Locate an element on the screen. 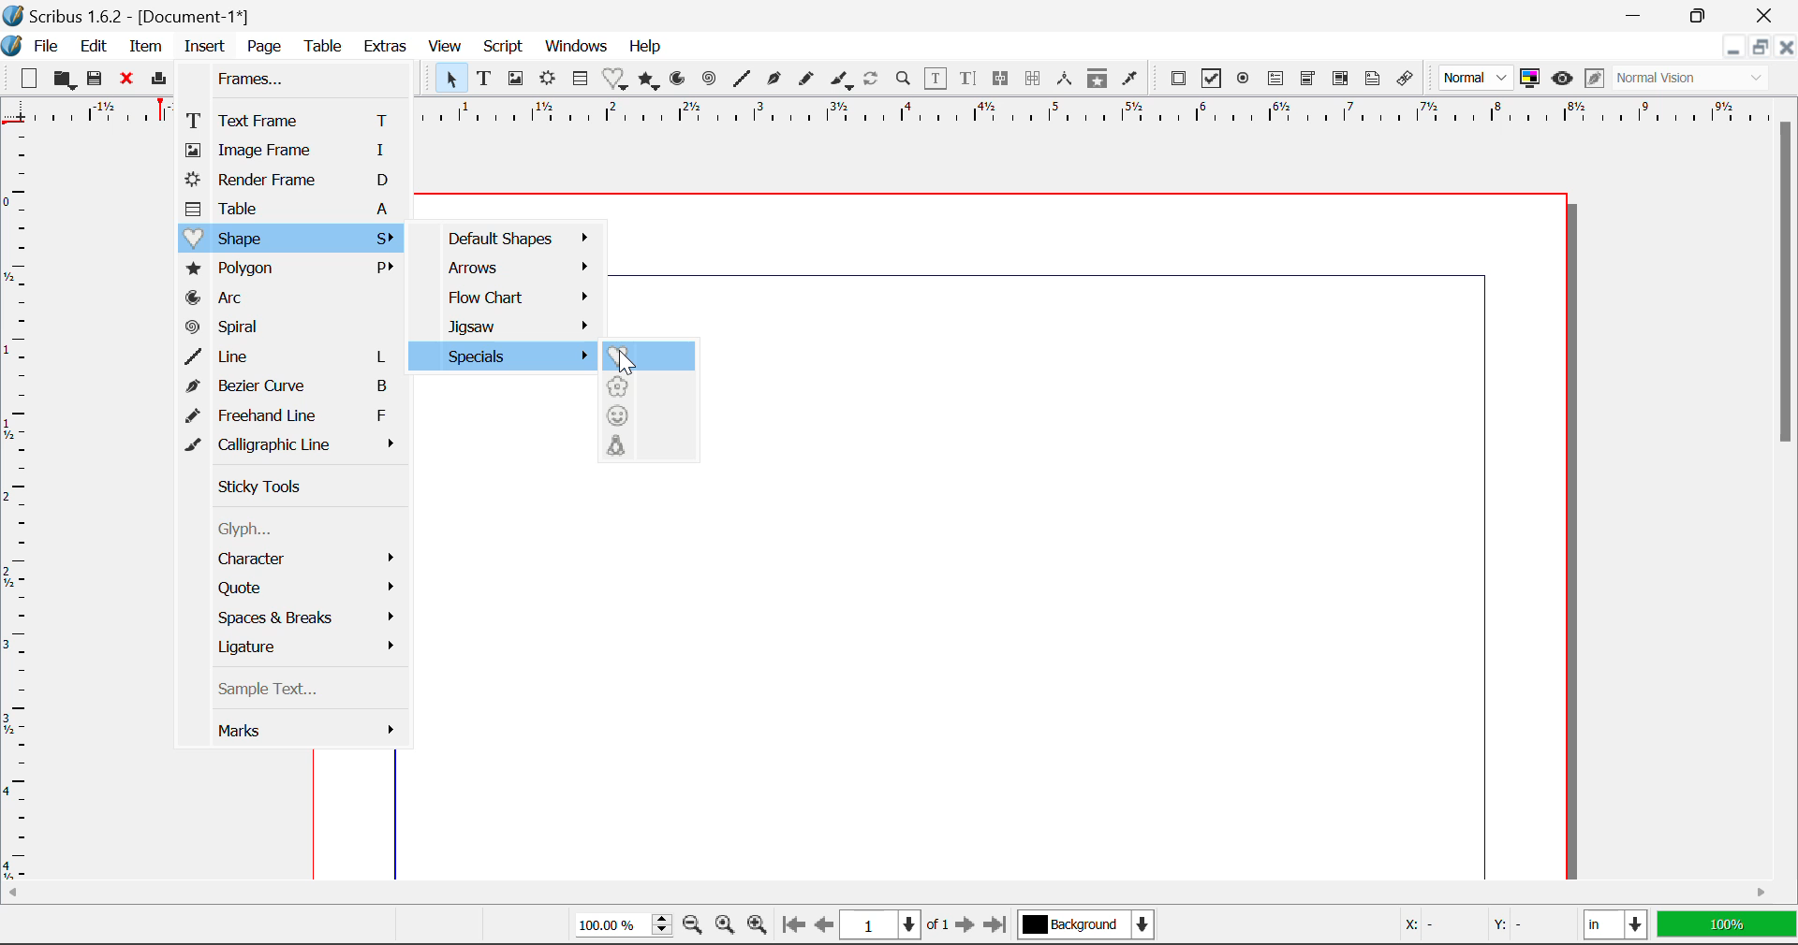  Render Frame is located at coordinates (292, 182).